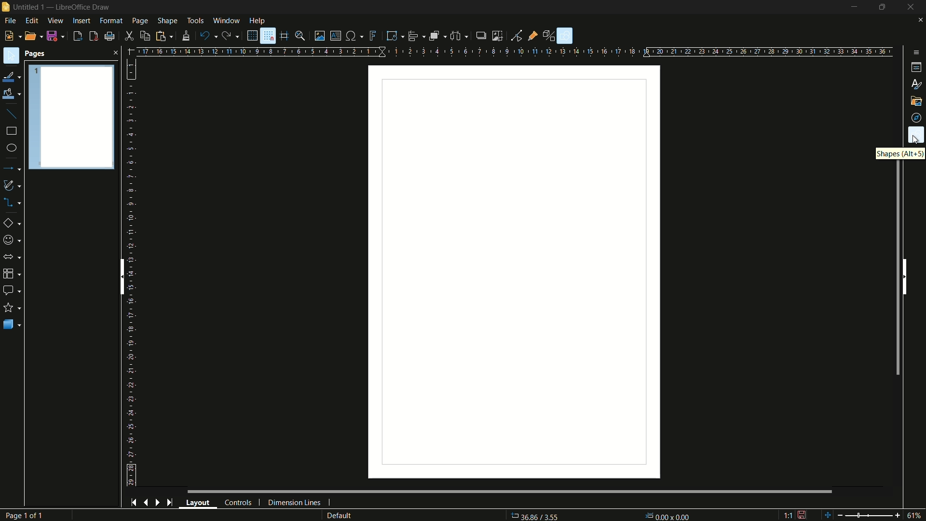 This screenshot has width=926, height=521. Describe the element at coordinates (395, 35) in the screenshot. I see `transformations` at that location.